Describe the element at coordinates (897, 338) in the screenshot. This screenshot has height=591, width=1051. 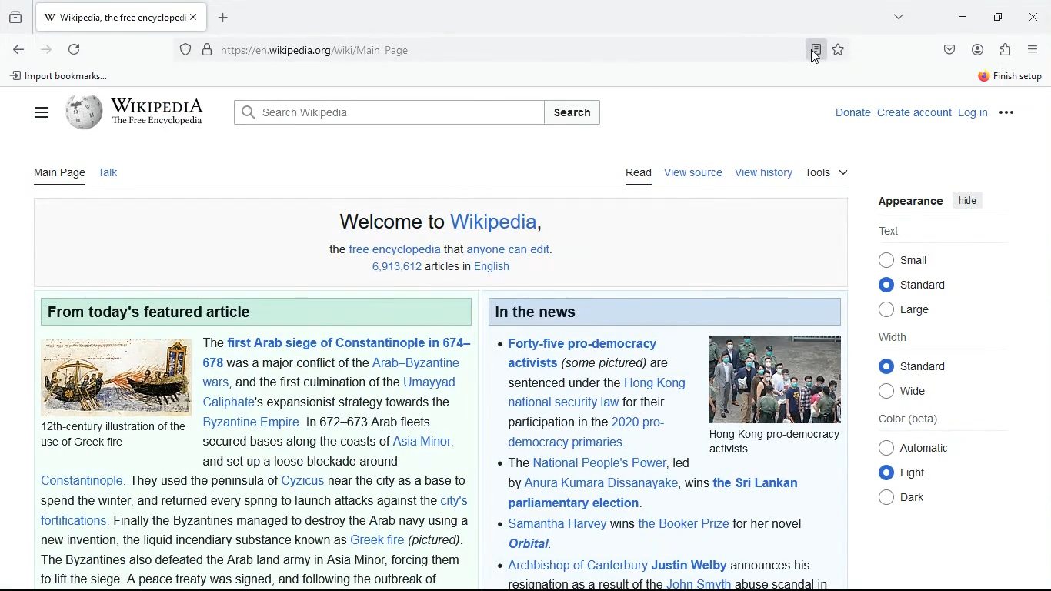
I see `width` at that location.